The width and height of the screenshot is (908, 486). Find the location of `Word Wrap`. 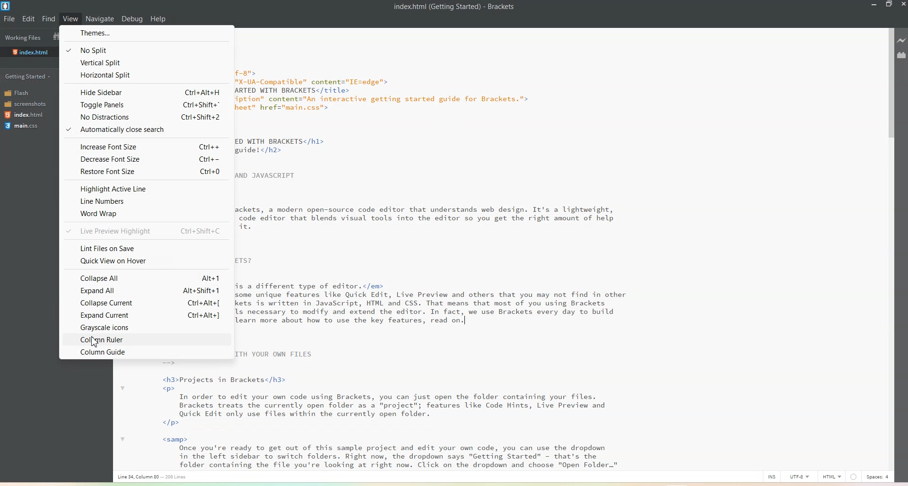

Word Wrap is located at coordinates (145, 214).